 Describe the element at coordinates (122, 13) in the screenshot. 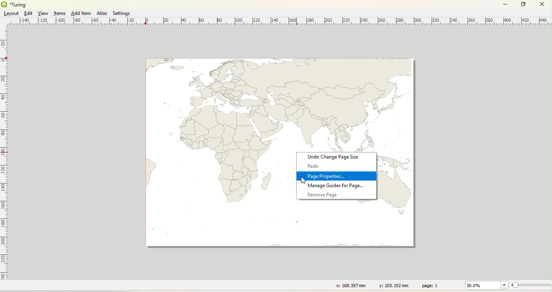

I see `Settings` at that location.